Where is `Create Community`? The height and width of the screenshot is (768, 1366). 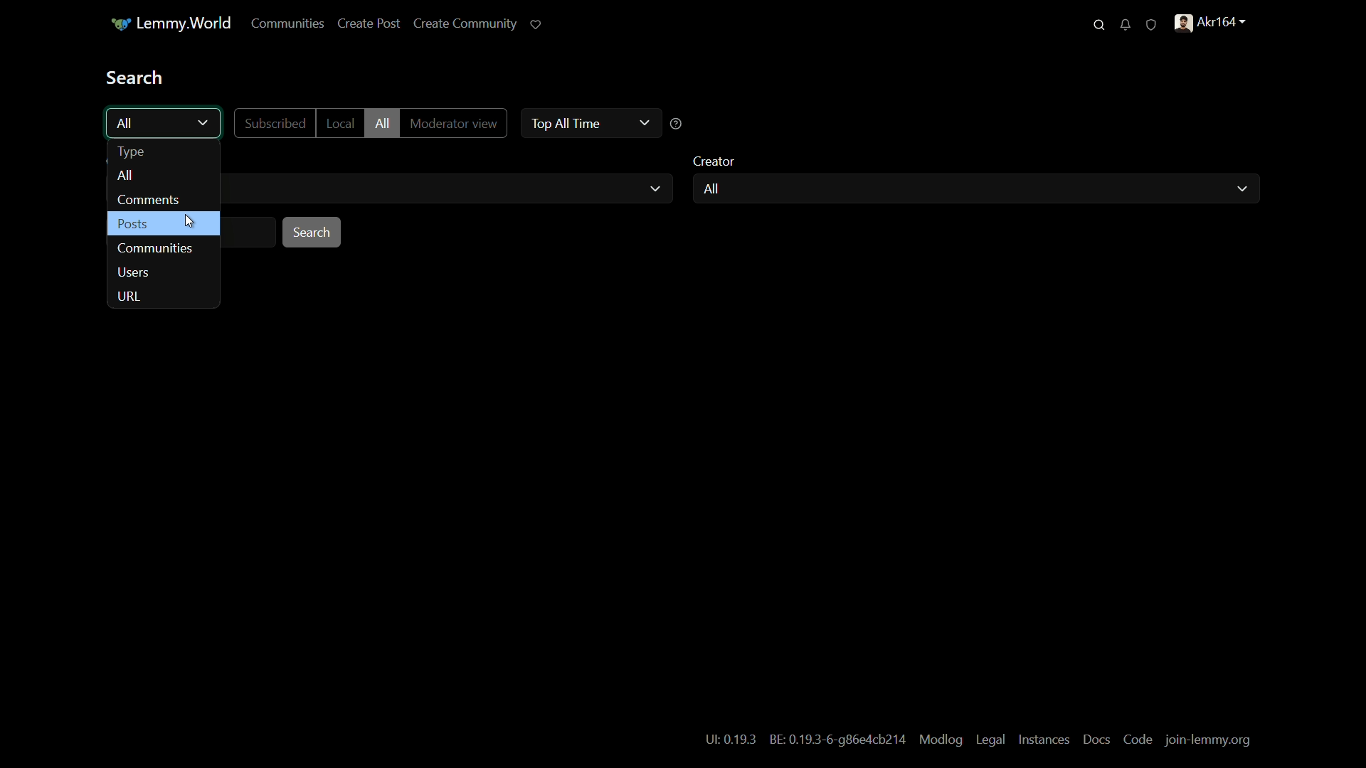
Create Community is located at coordinates (465, 22).